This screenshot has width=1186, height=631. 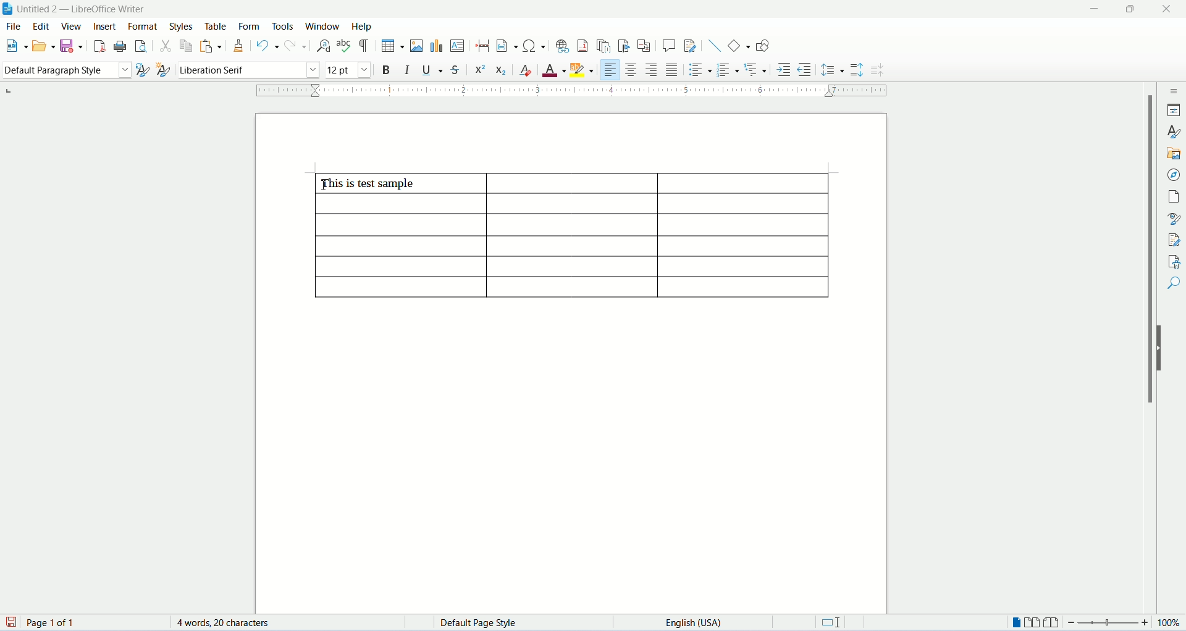 I want to click on spell check, so click(x=345, y=45).